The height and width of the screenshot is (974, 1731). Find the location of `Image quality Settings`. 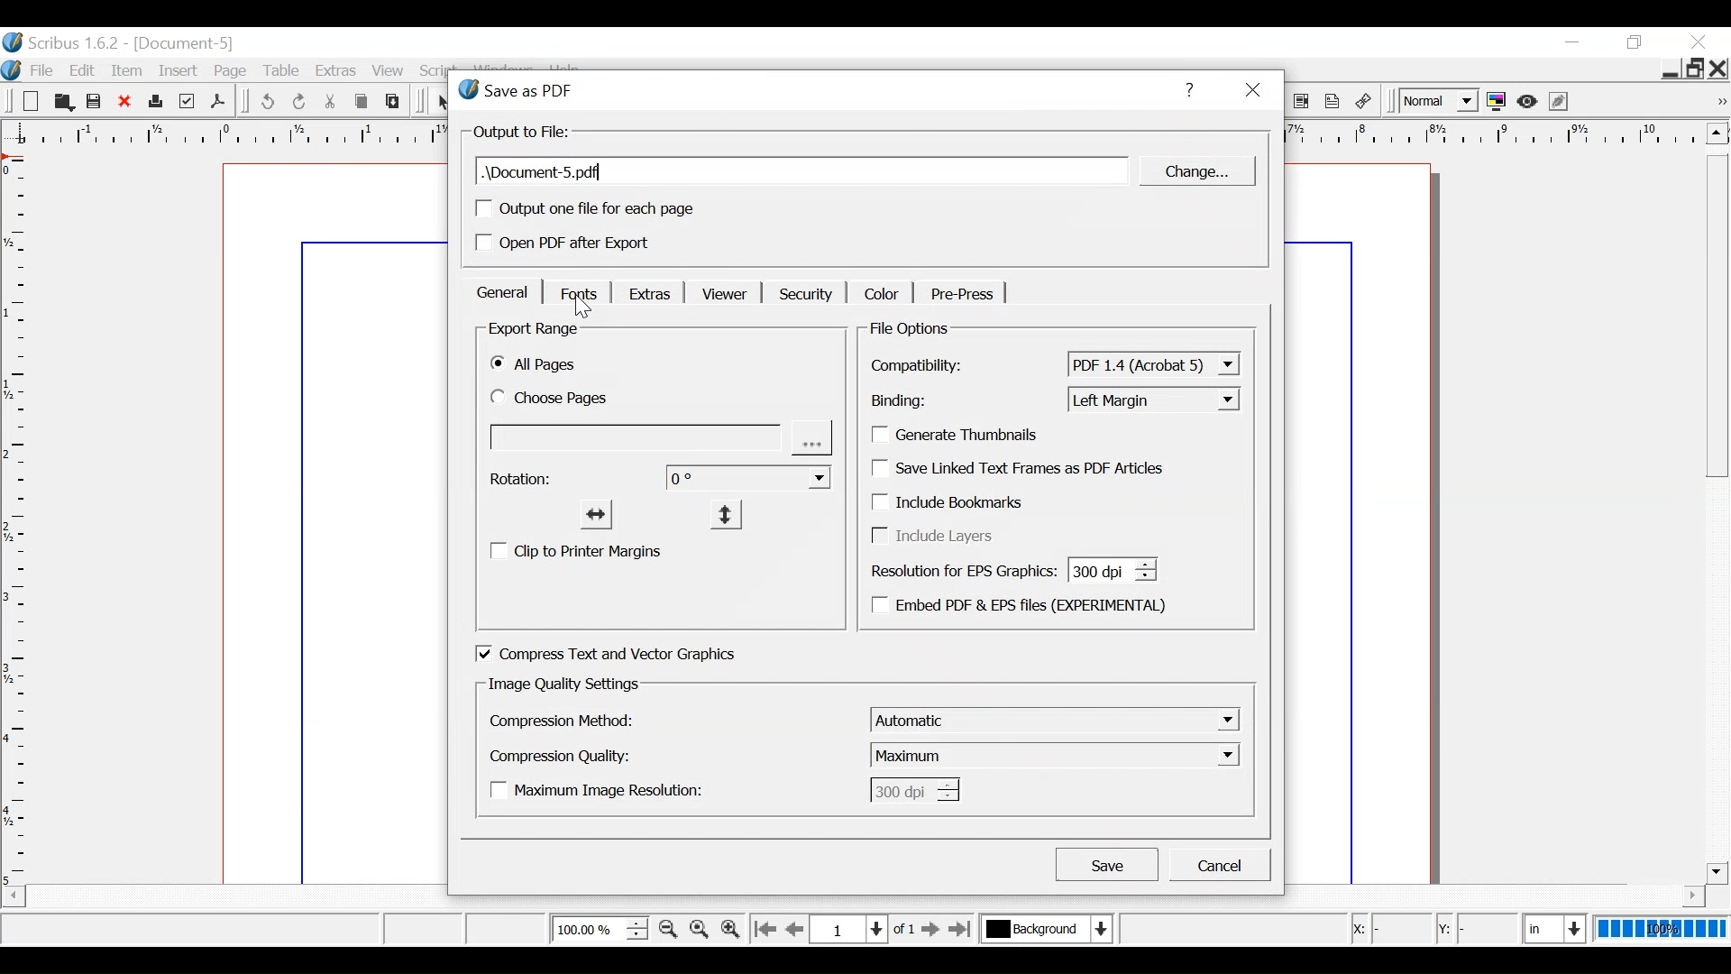

Image quality Settings is located at coordinates (563, 685).